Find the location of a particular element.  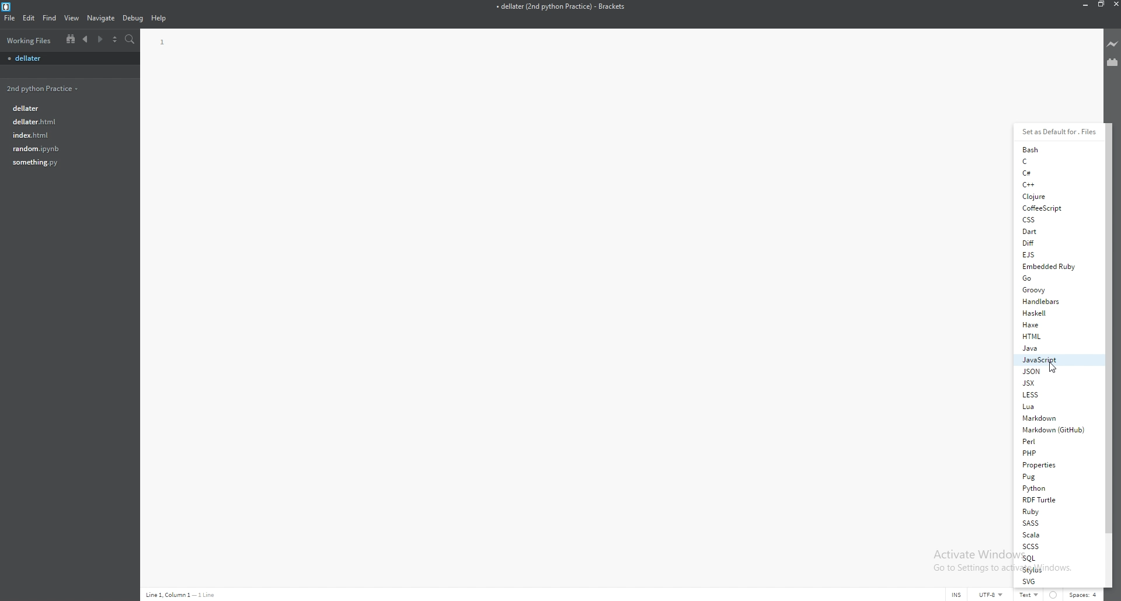

dart is located at coordinates (1053, 231).